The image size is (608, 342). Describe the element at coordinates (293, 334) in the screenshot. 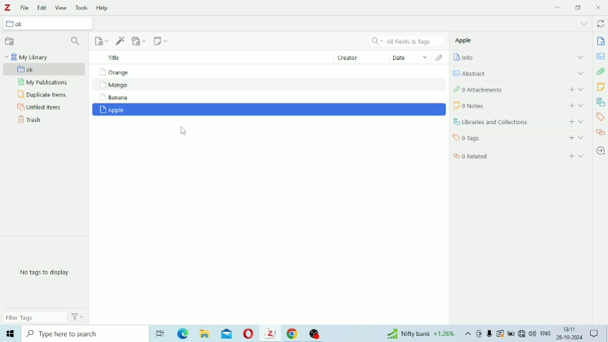

I see `Google Chrome` at that location.